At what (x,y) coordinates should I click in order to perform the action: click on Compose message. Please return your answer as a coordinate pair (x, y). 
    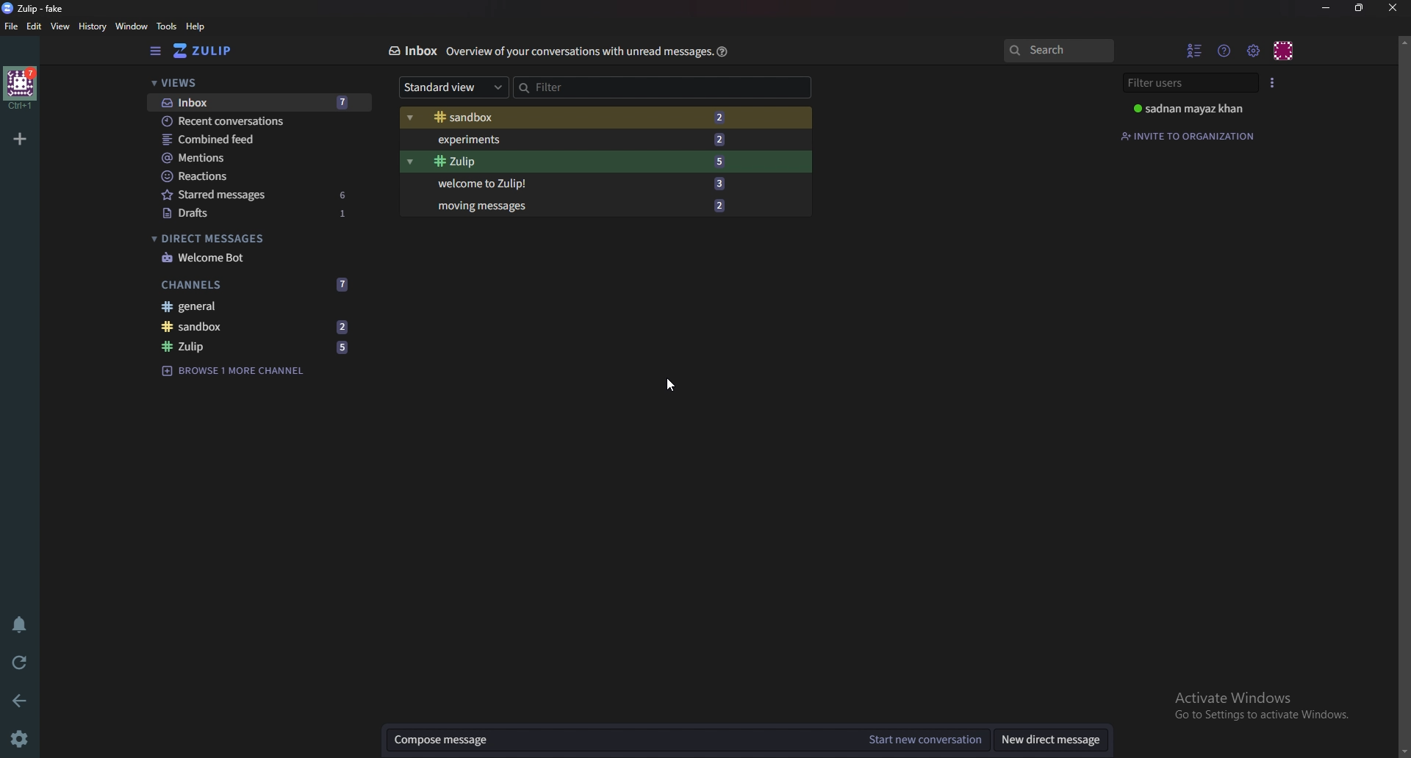
    Looking at the image, I should click on (620, 740).